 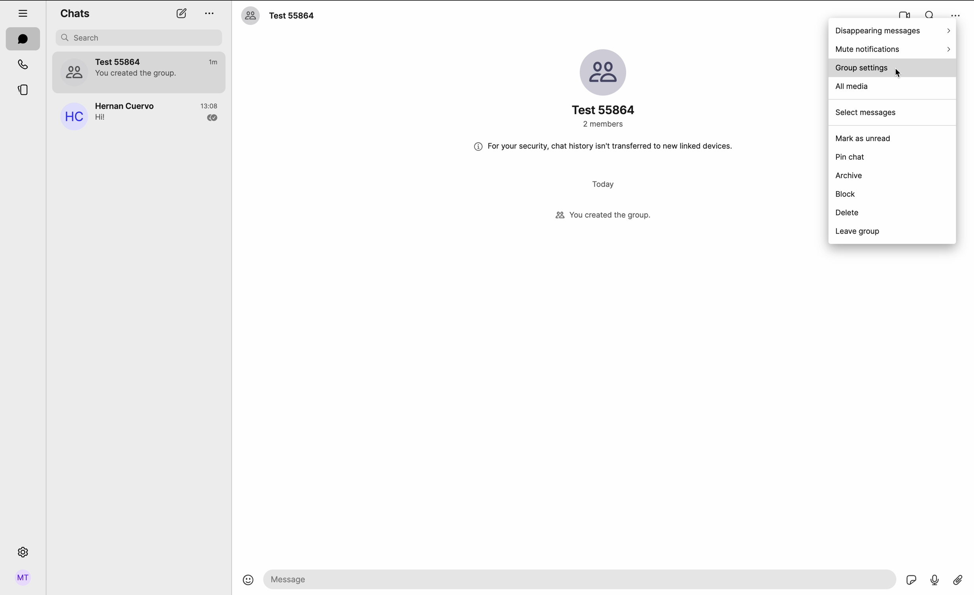 What do you see at coordinates (894, 49) in the screenshot?
I see `mute notifications` at bounding box center [894, 49].